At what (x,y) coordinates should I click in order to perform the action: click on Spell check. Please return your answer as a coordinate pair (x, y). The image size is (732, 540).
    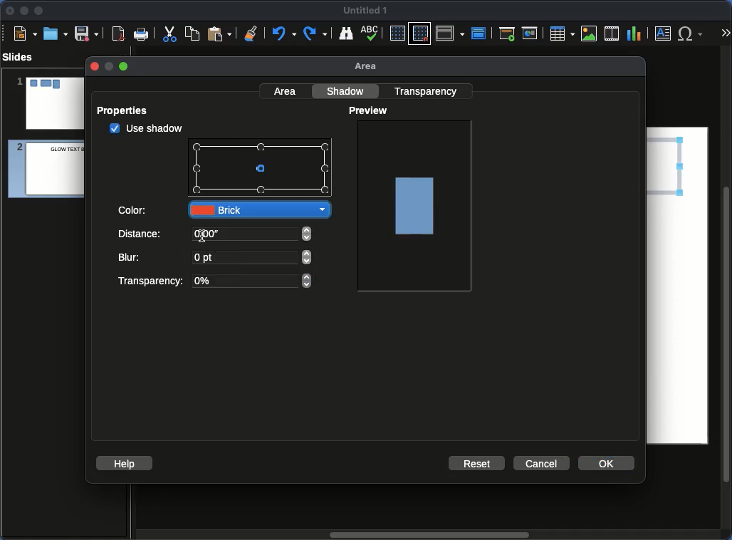
    Looking at the image, I should click on (371, 34).